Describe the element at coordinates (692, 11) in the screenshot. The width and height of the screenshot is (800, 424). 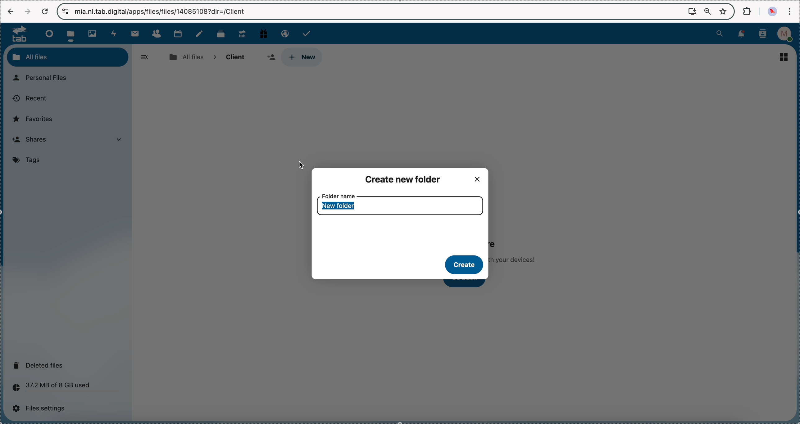
I see `screen` at that location.